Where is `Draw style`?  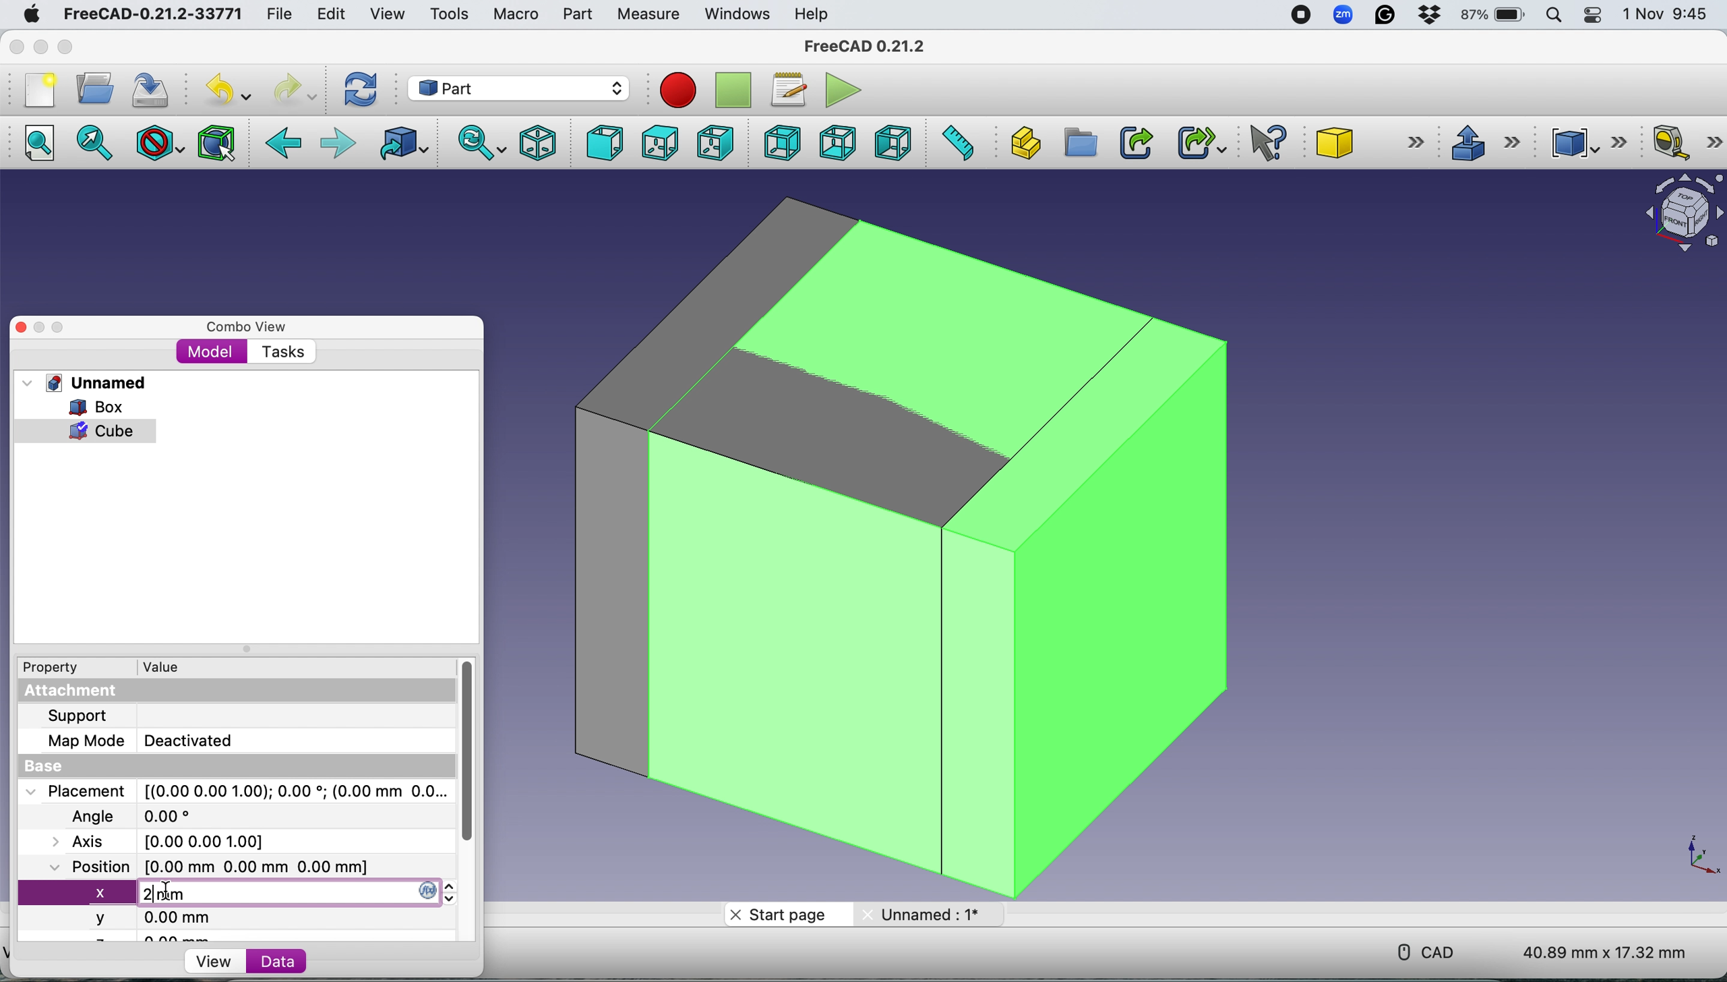
Draw style is located at coordinates (161, 143).